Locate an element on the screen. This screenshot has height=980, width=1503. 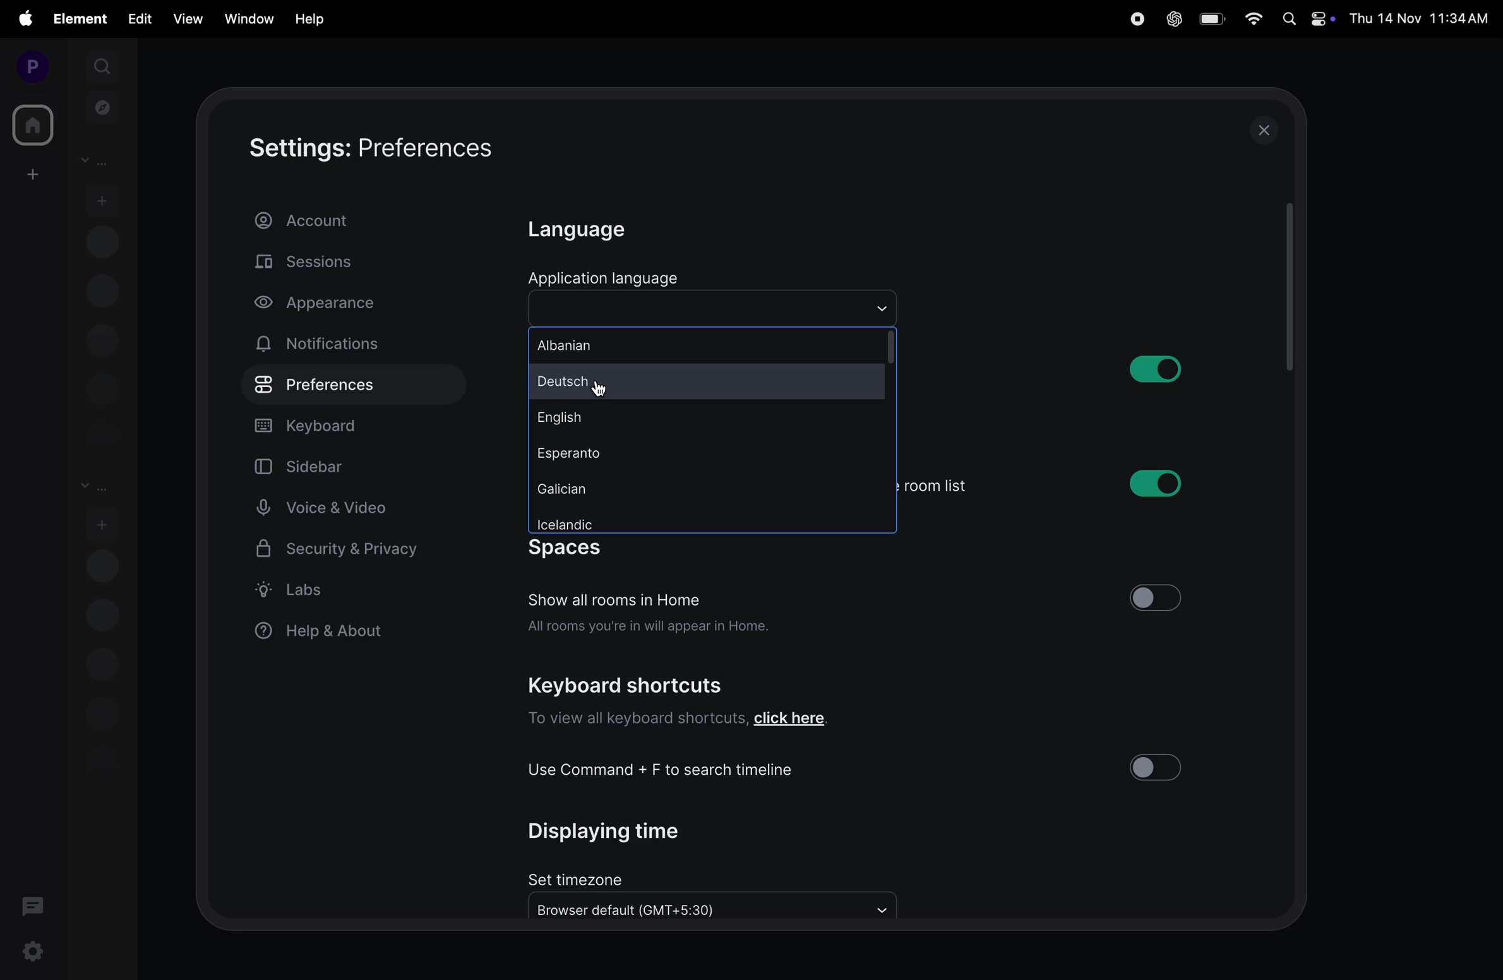
edit is located at coordinates (140, 20).